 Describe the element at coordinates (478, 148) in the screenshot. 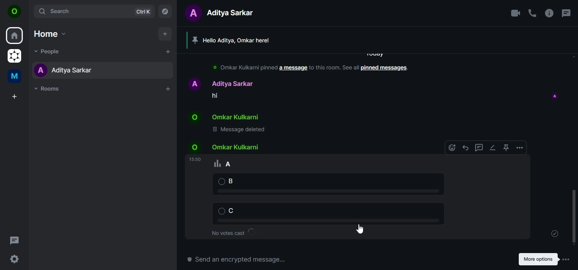

I see `reply in thread` at that location.